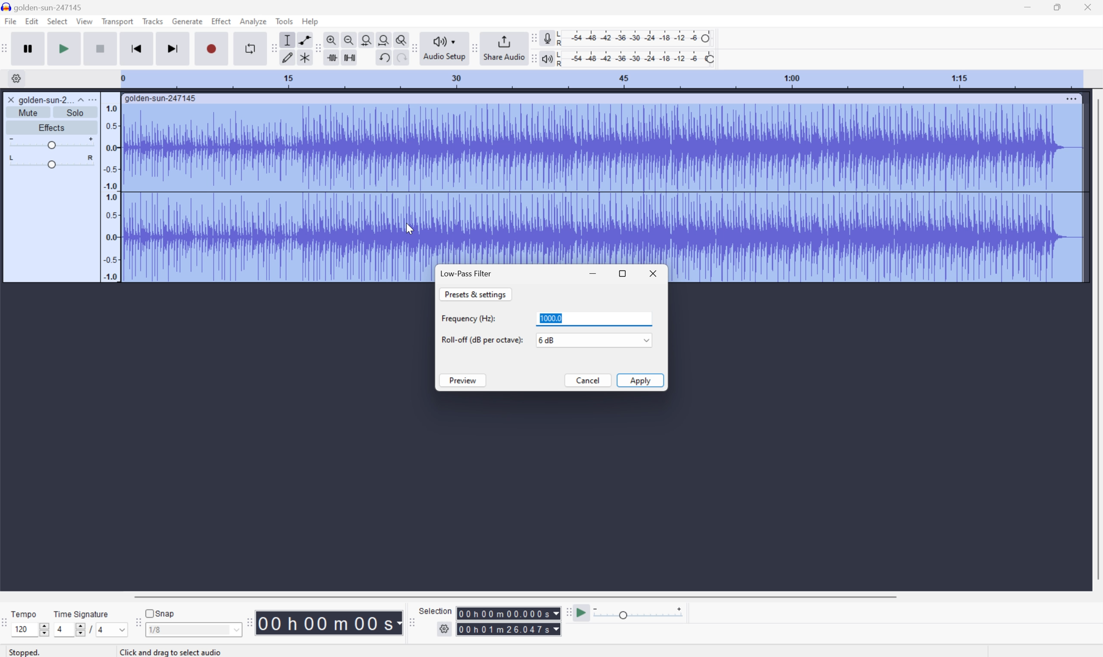 The height and width of the screenshot is (657, 1103). I want to click on goldensun-247145, so click(43, 7).